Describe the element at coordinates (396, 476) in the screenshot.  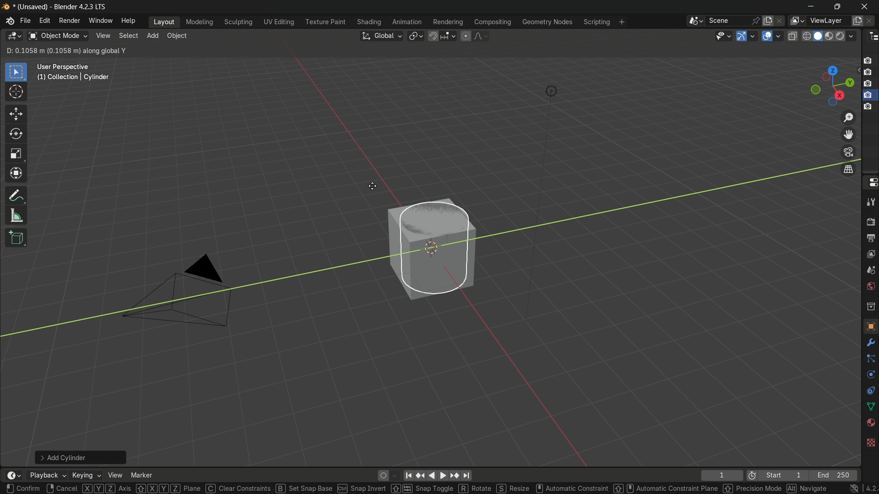
I see `auto keyframing` at that location.